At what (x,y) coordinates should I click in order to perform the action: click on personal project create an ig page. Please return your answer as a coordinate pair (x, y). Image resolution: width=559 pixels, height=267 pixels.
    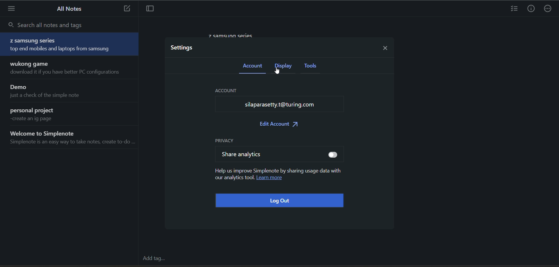
    Looking at the image, I should click on (71, 115).